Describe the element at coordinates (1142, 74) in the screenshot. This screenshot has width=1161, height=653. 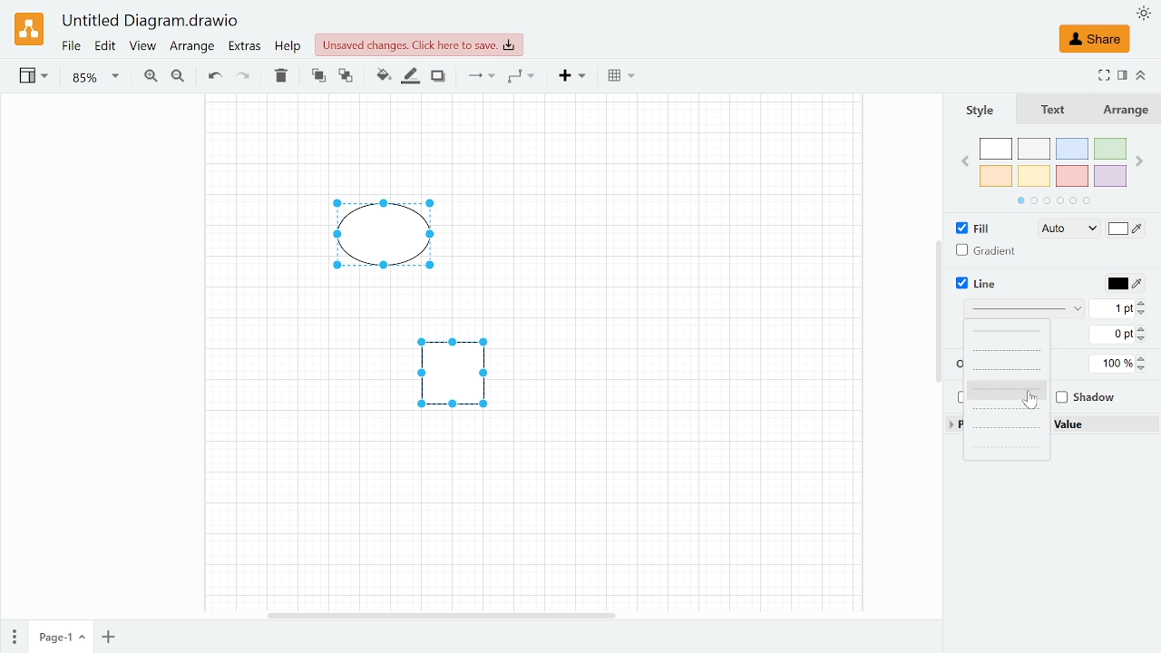
I see `Collapse` at that location.